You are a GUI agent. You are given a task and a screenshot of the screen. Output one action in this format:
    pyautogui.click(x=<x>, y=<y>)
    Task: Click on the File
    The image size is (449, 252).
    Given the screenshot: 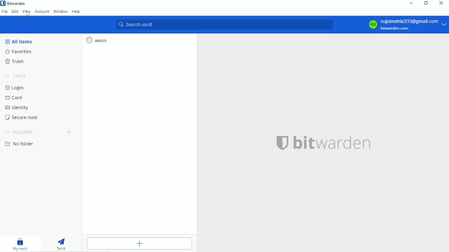 What is the action you would take?
    pyautogui.click(x=5, y=12)
    